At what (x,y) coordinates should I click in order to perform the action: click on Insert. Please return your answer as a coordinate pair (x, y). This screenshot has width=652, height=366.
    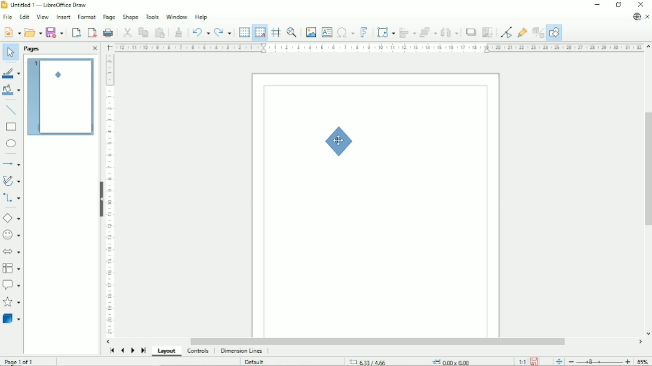
    Looking at the image, I should click on (64, 17).